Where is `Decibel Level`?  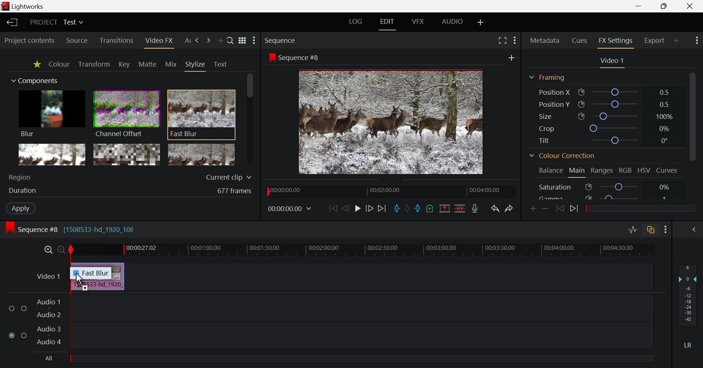
Decibel Level is located at coordinates (688, 308).